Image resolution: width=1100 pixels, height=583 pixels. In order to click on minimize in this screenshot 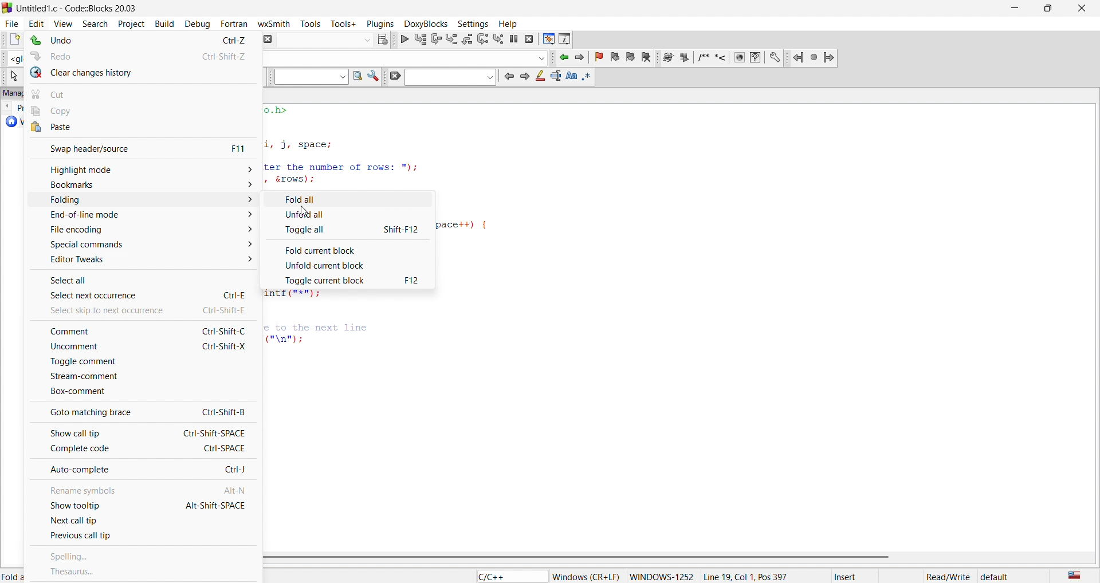, I will do `click(1013, 9)`.